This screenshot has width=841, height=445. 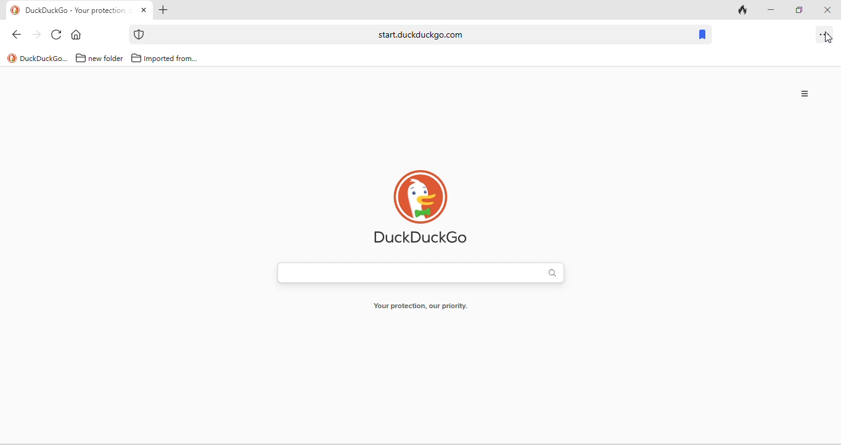 What do you see at coordinates (44, 59) in the screenshot?
I see `duckduckgo...` at bounding box center [44, 59].